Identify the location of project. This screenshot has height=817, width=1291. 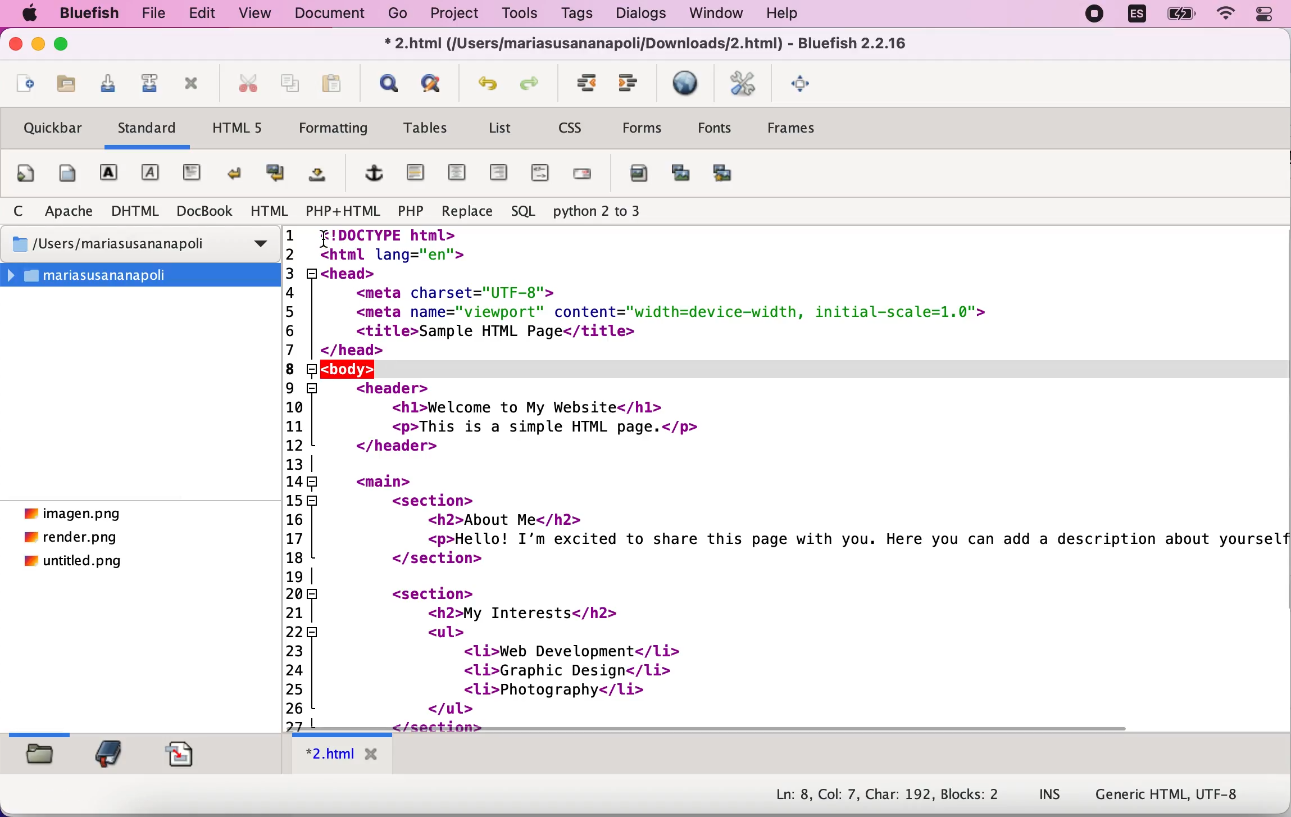
(457, 14).